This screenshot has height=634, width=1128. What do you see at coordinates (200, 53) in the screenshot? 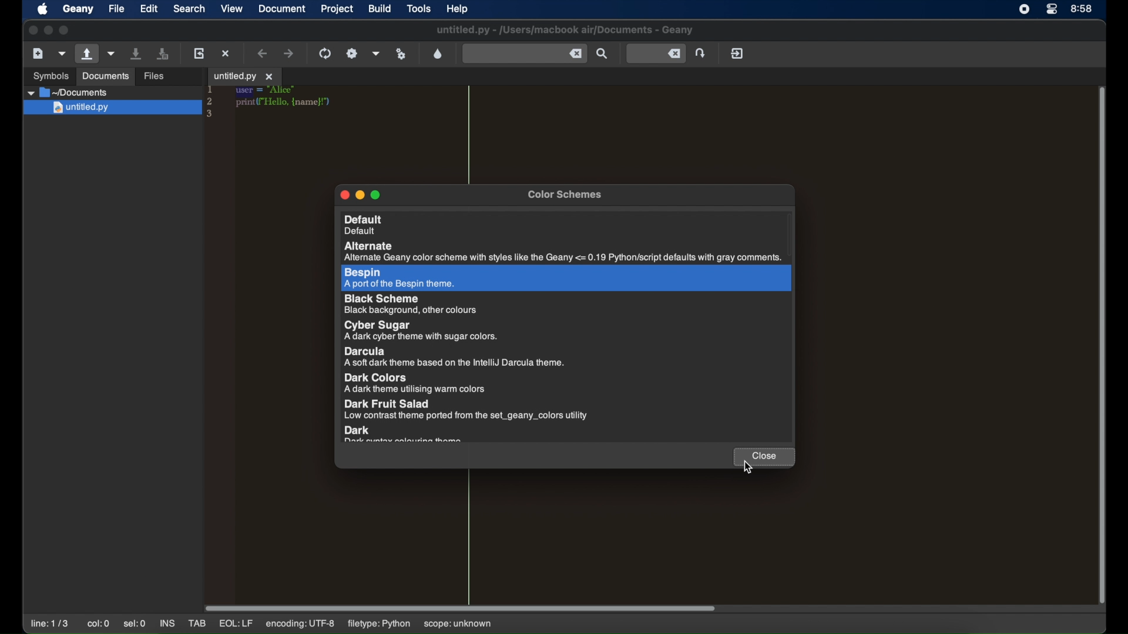
I see `reload the current file from disk` at bounding box center [200, 53].